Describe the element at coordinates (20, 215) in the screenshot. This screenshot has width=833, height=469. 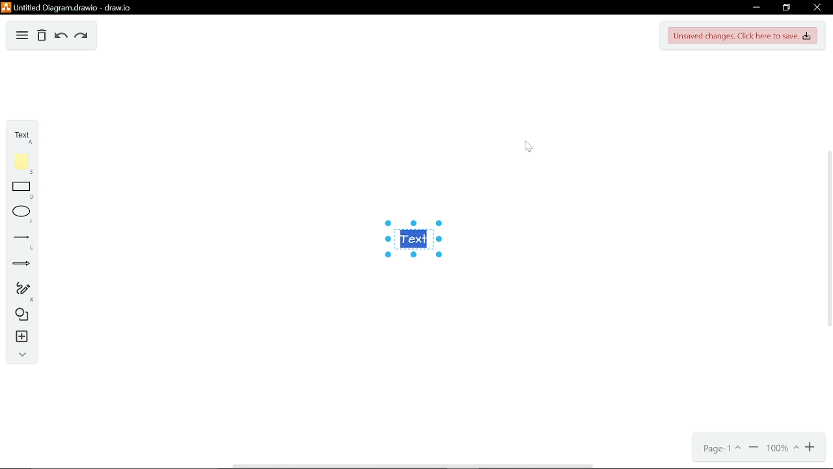
I see `Ellipse` at that location.